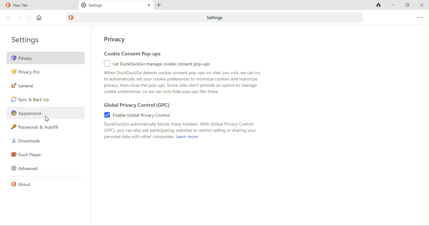  What do you see at coordinates (26, 141) in the screenshot?
I see `downloads` at bounding box center [26, 141].